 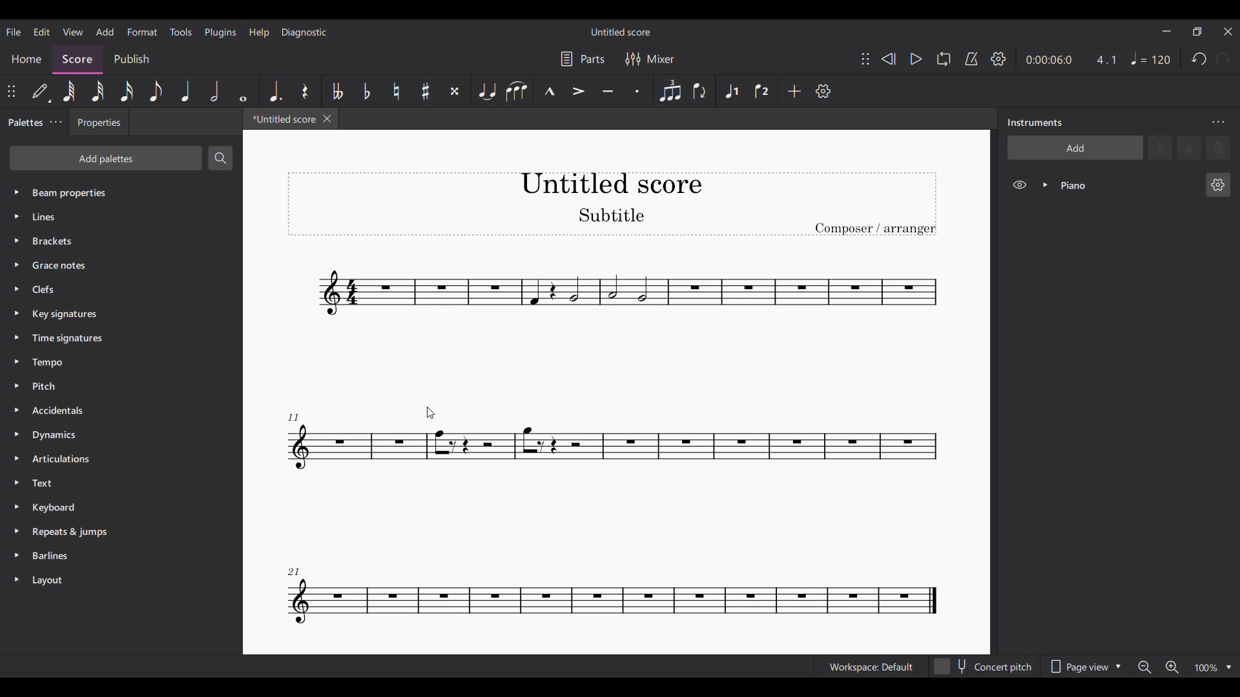 I want to click on Show/Hide, so click(x=1019, y=185).